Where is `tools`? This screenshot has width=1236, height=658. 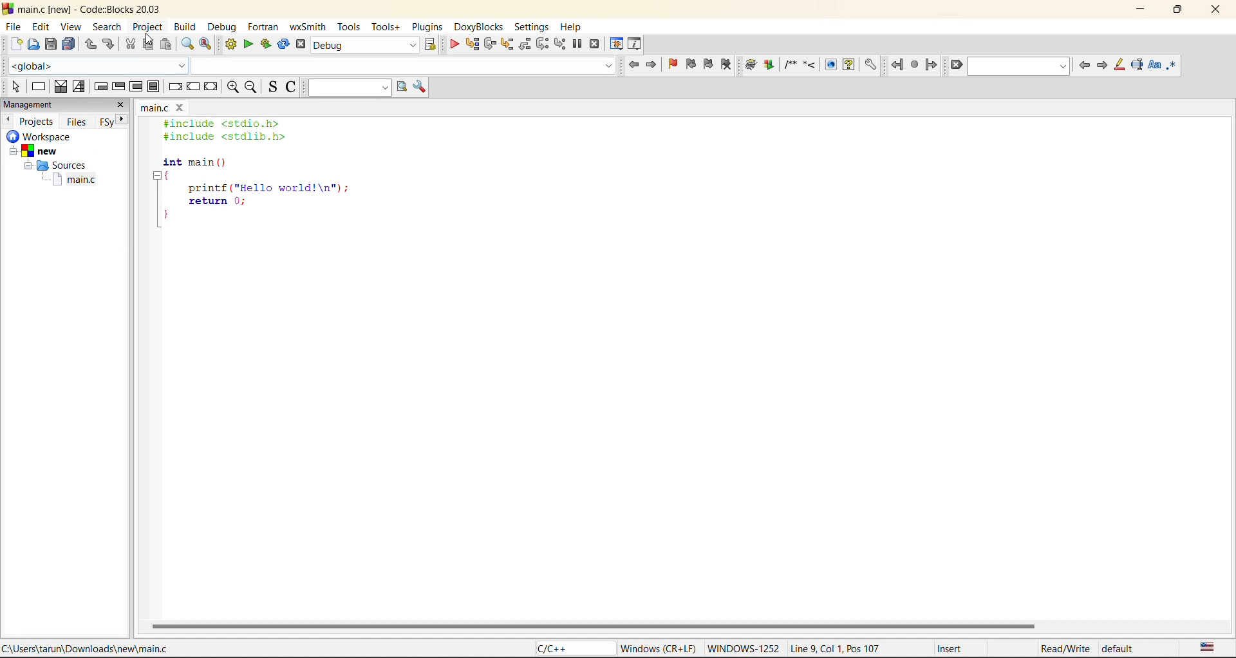
tools is located at coordinates (348, 28).